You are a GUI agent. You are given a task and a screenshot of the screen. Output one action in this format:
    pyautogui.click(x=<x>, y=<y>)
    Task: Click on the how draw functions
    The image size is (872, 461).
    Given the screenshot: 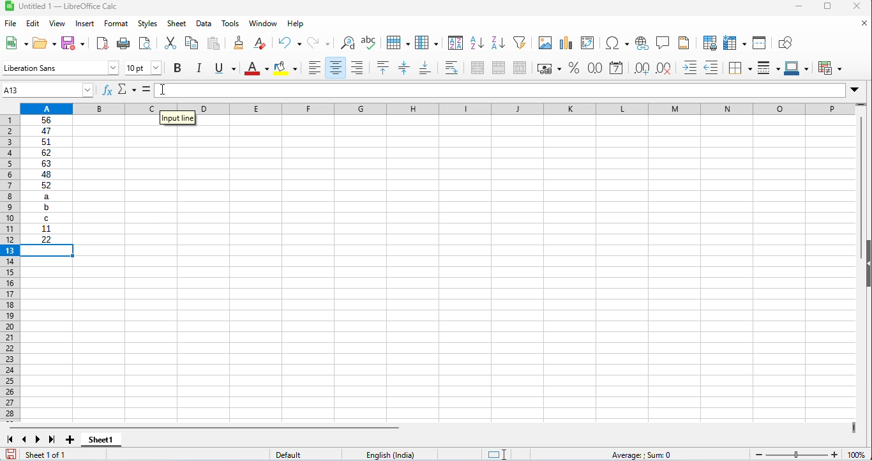 What is the action you would take?
    pyautogui.click(x=786, y=43)
    